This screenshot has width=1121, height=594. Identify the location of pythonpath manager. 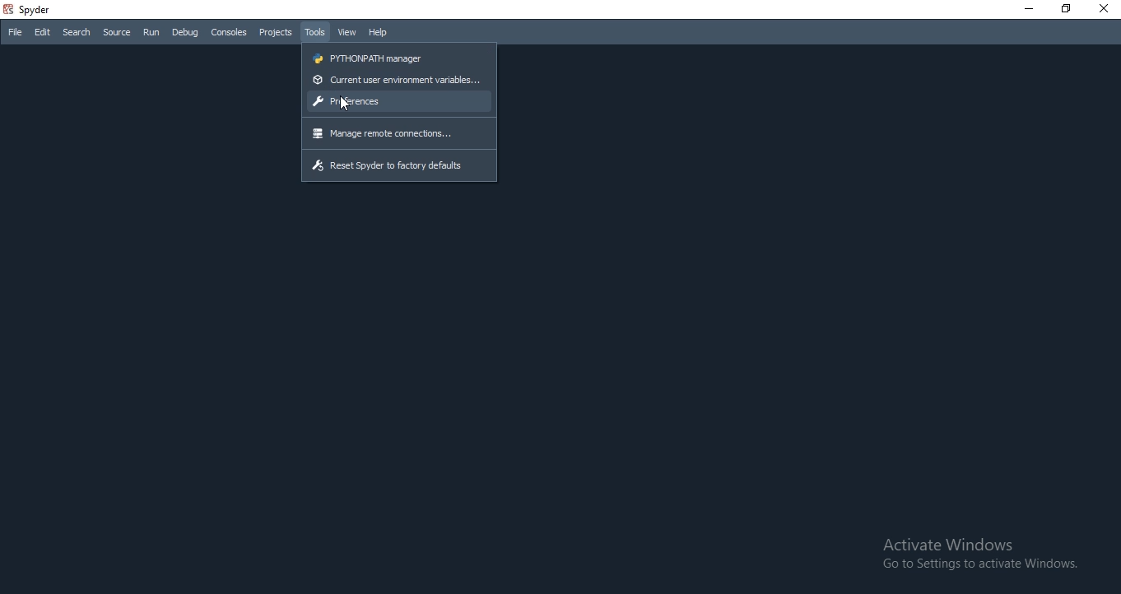
(397, 57).